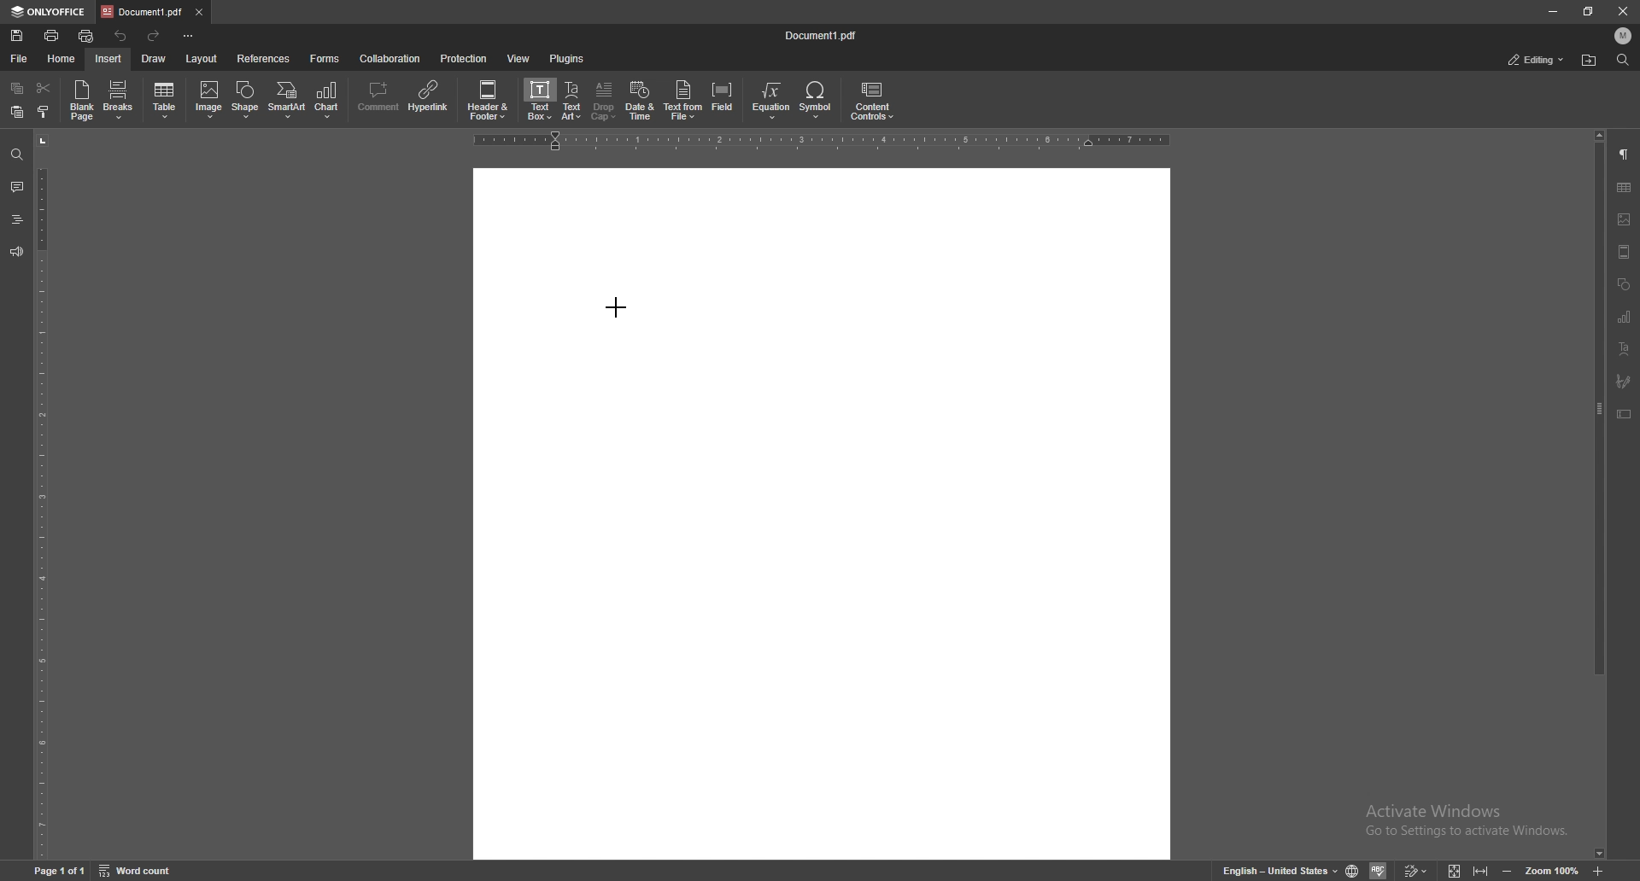 The image size is (1640, 881). What do you see at coordinates (1625, 414) in the screenshot?
I see `text box` at bounding box center [1625, 414].